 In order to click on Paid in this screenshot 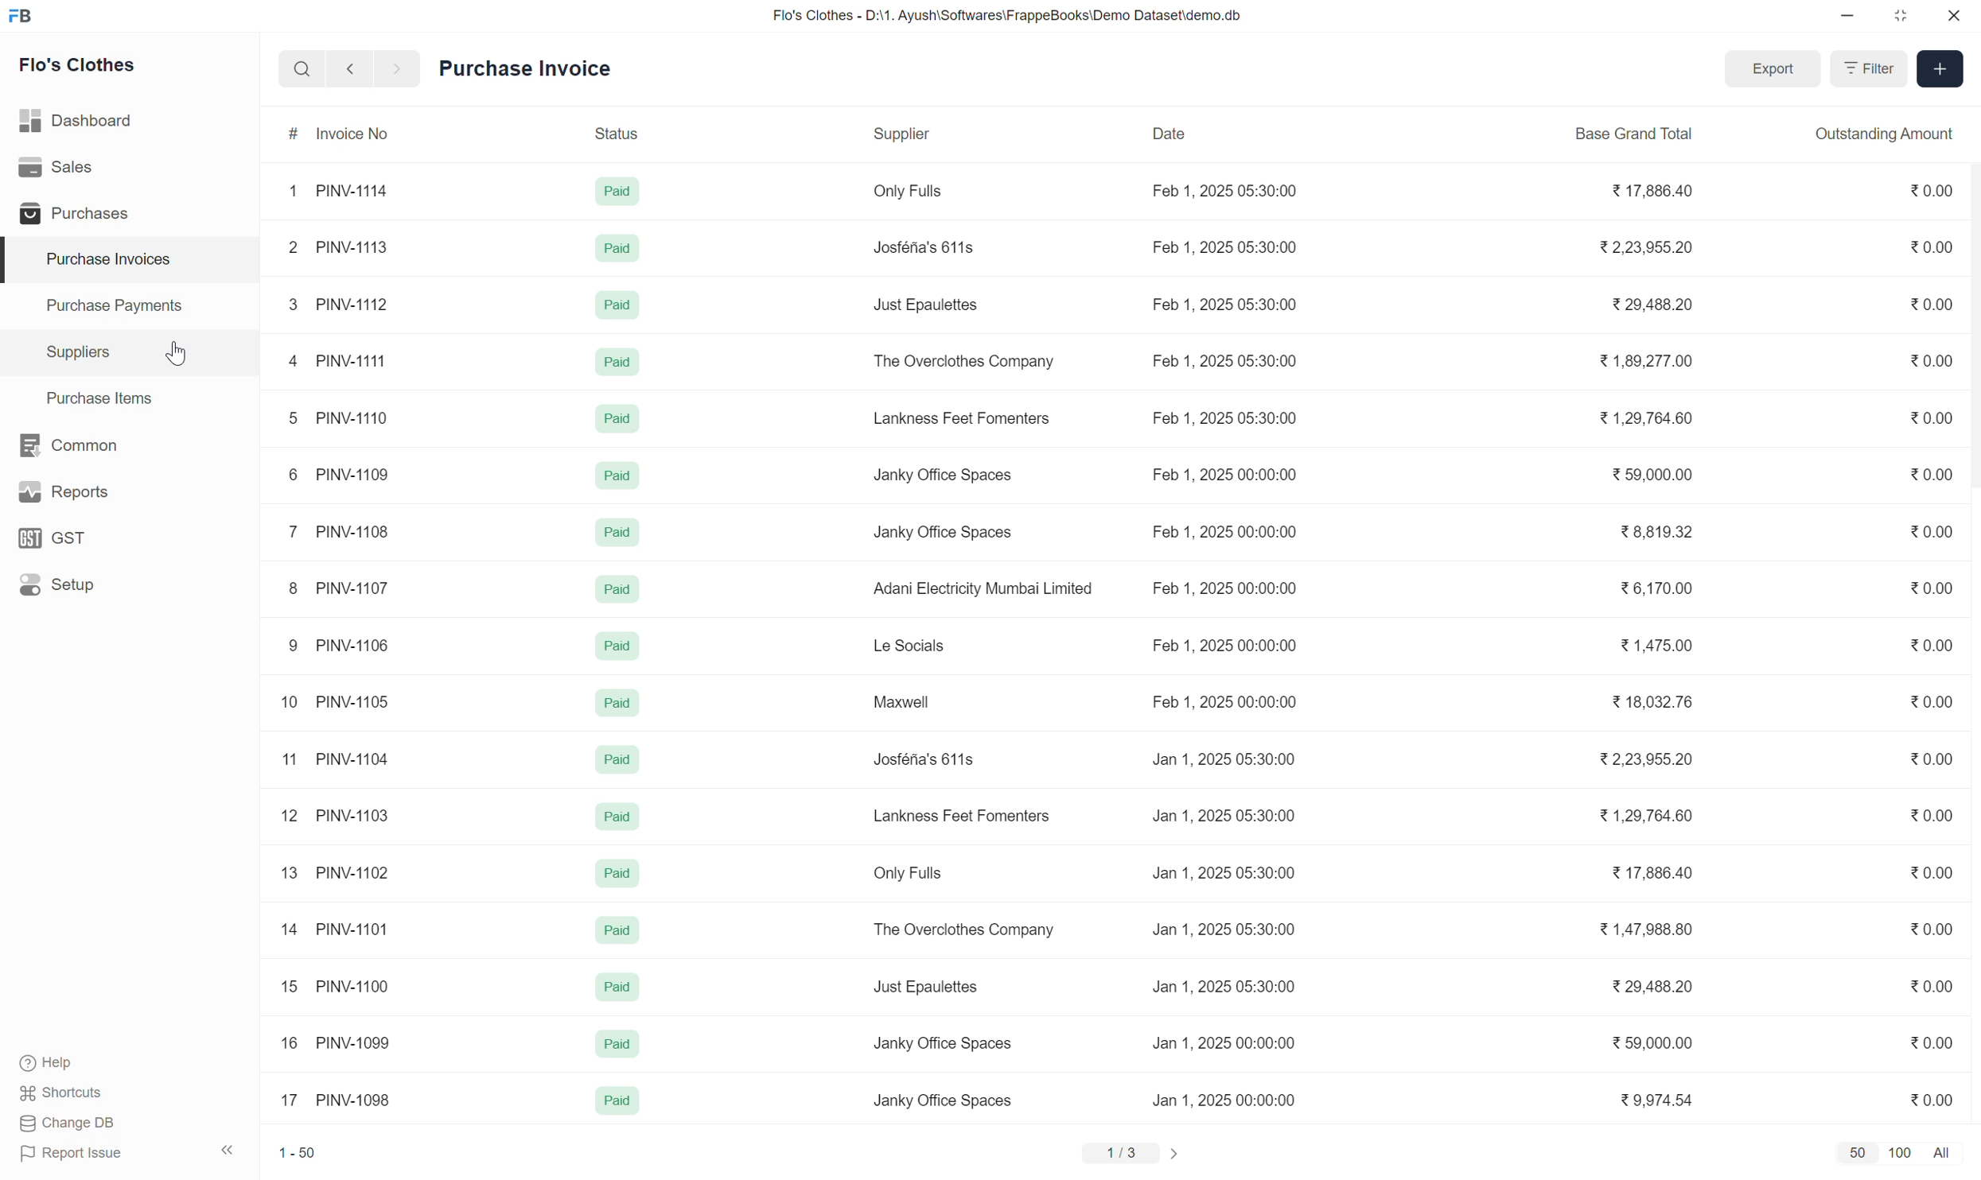, I will do `click(617, 418)`.